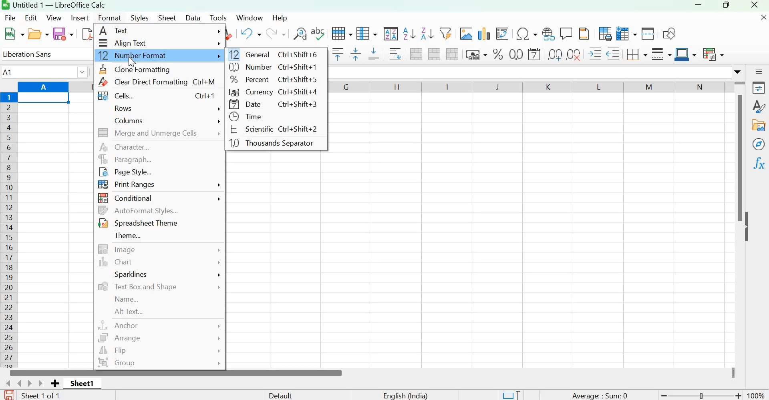  I want to click on View, so click(55, 18).